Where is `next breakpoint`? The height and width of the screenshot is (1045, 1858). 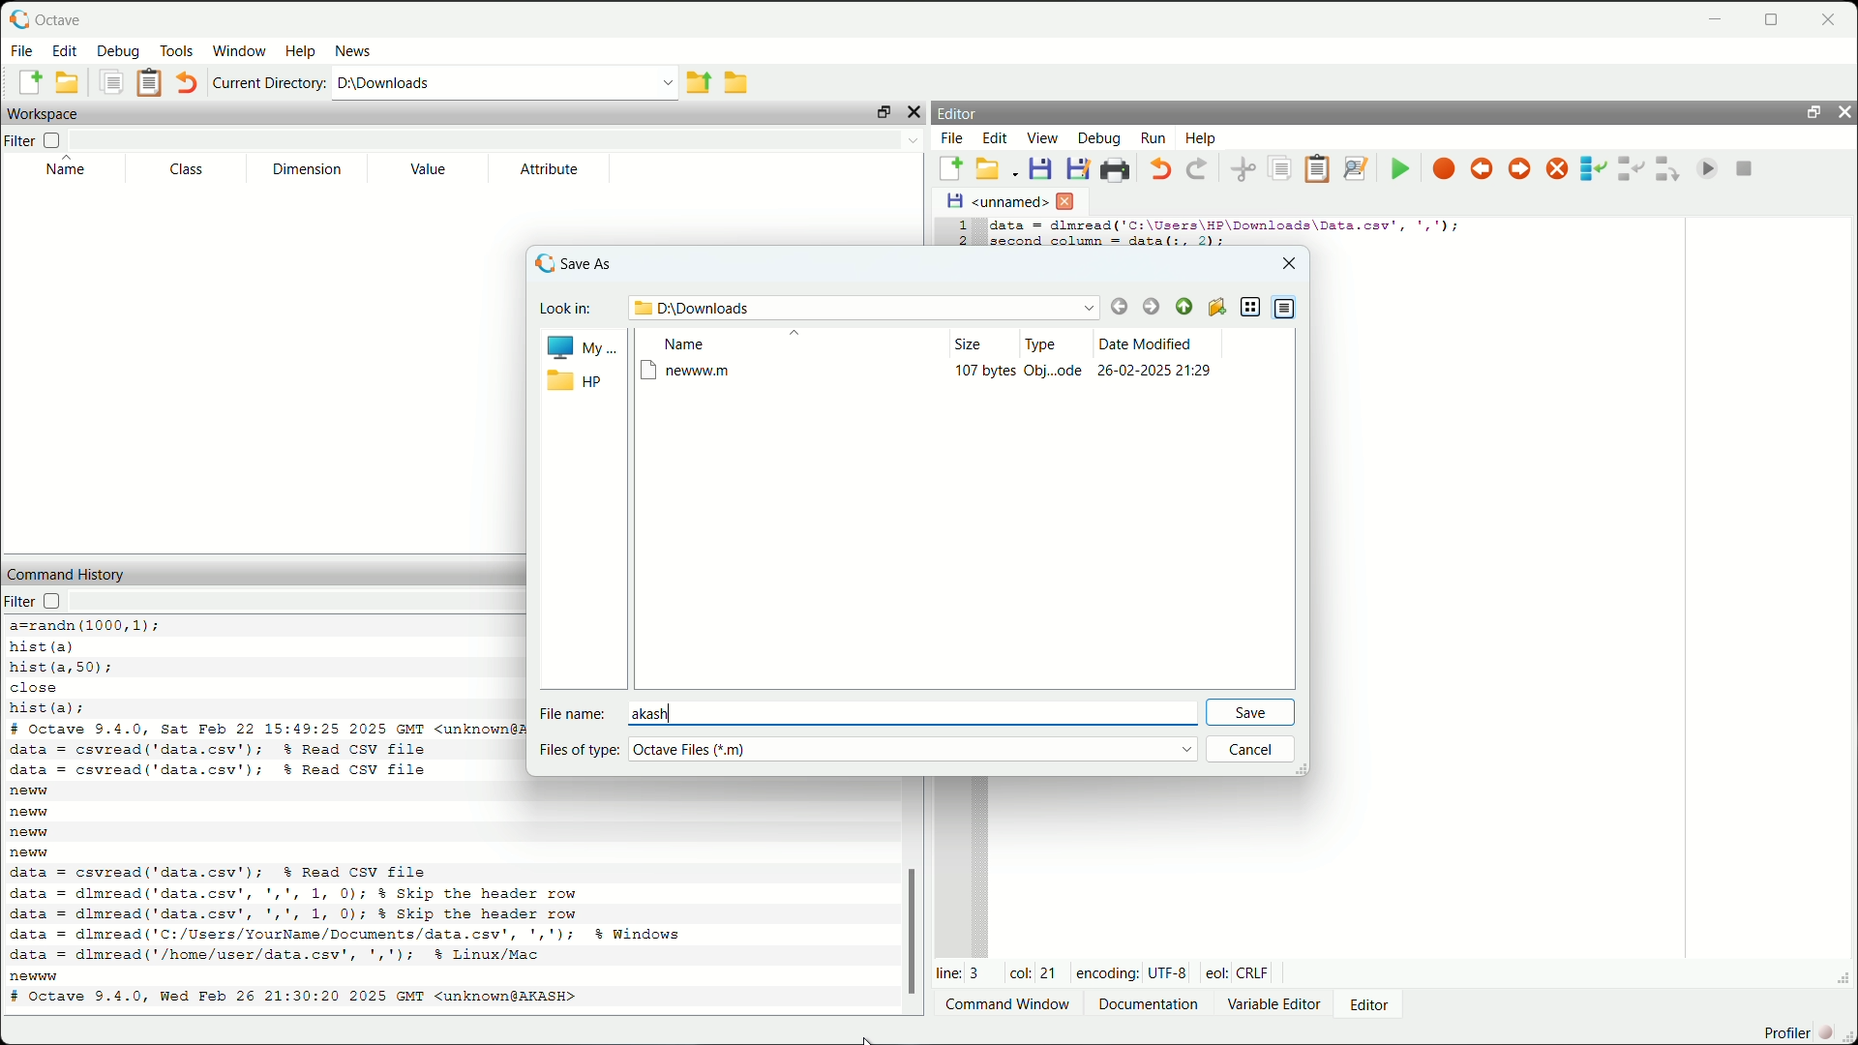
next breakpoint is located at coordinates (1517, 169).